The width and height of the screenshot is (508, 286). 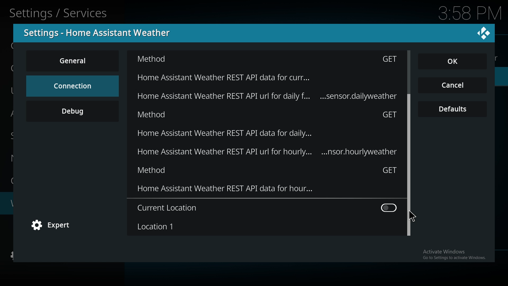 I want to click on close, so click(x=484, y=33).